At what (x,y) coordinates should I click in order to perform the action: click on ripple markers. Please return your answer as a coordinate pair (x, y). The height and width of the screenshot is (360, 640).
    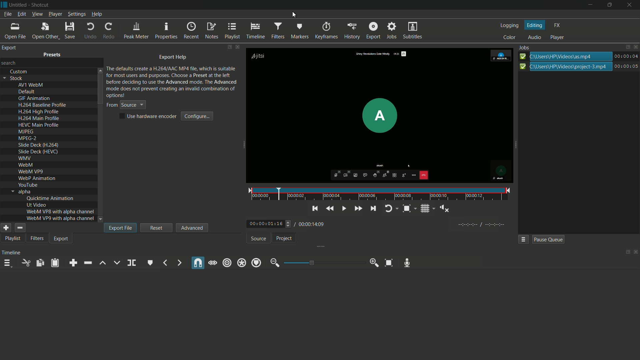
    Looking at the image, I should click on (256, 263).